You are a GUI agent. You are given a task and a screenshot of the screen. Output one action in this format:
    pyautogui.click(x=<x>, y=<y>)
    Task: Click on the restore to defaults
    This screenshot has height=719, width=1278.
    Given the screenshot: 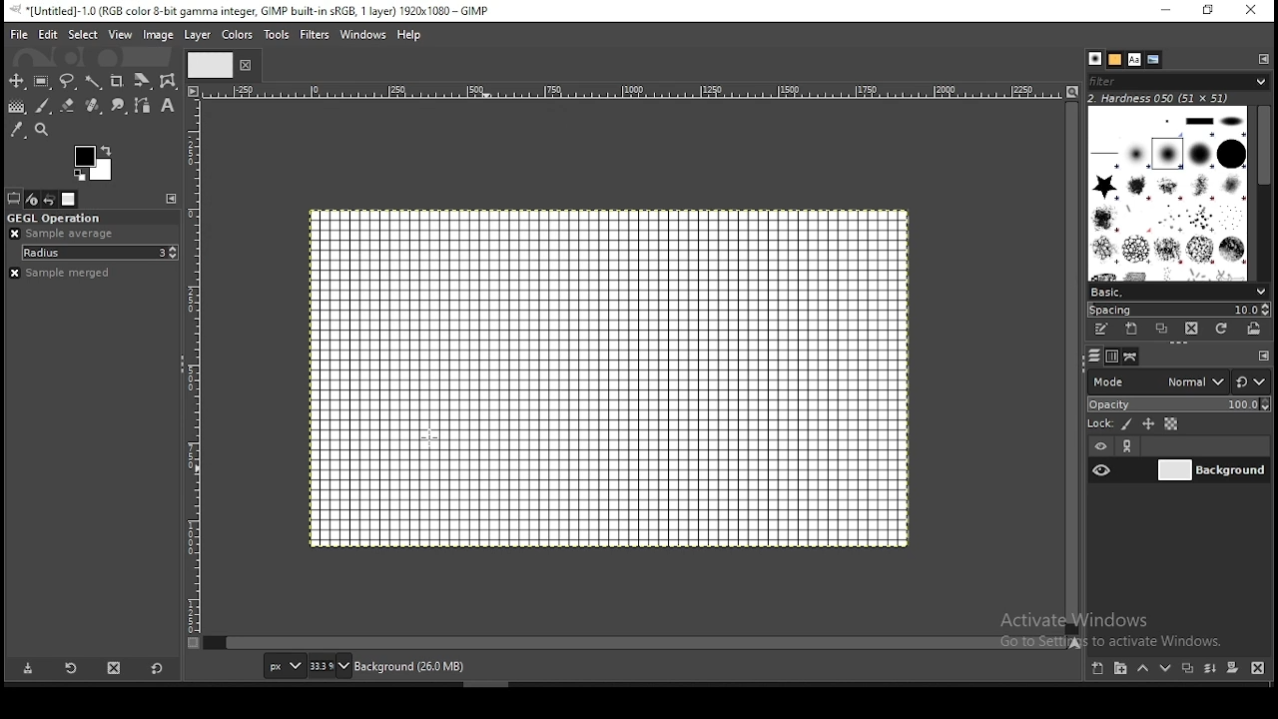 What is the action you would take?
    pyautogui.click(x=160, y=668)
    